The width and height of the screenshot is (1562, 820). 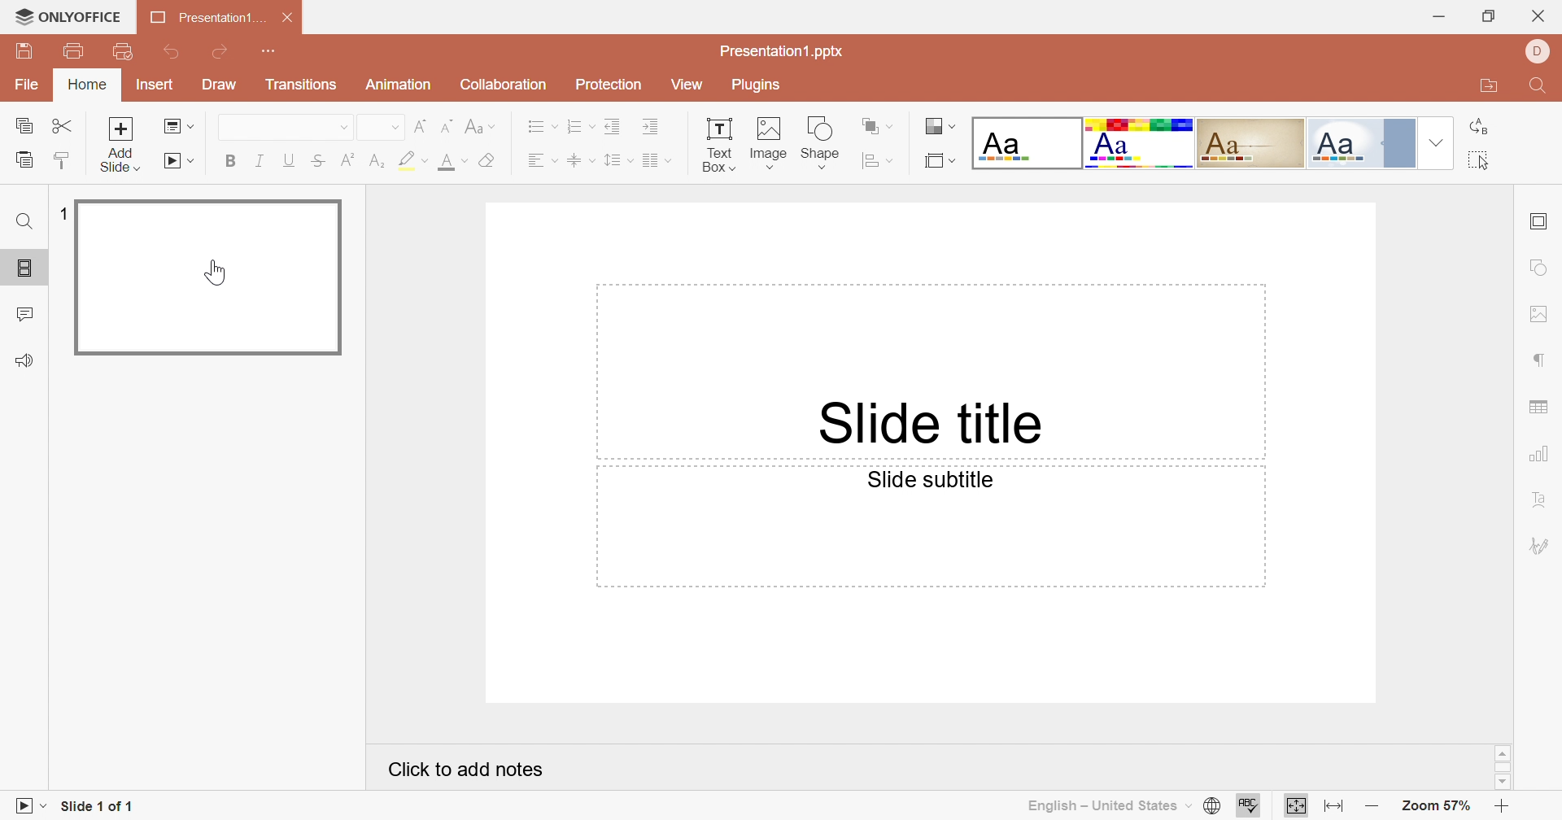 What do you see at coordinates (1543, 409) in the screenshot?
I see `table settings` at bounding box center [1543, 409].